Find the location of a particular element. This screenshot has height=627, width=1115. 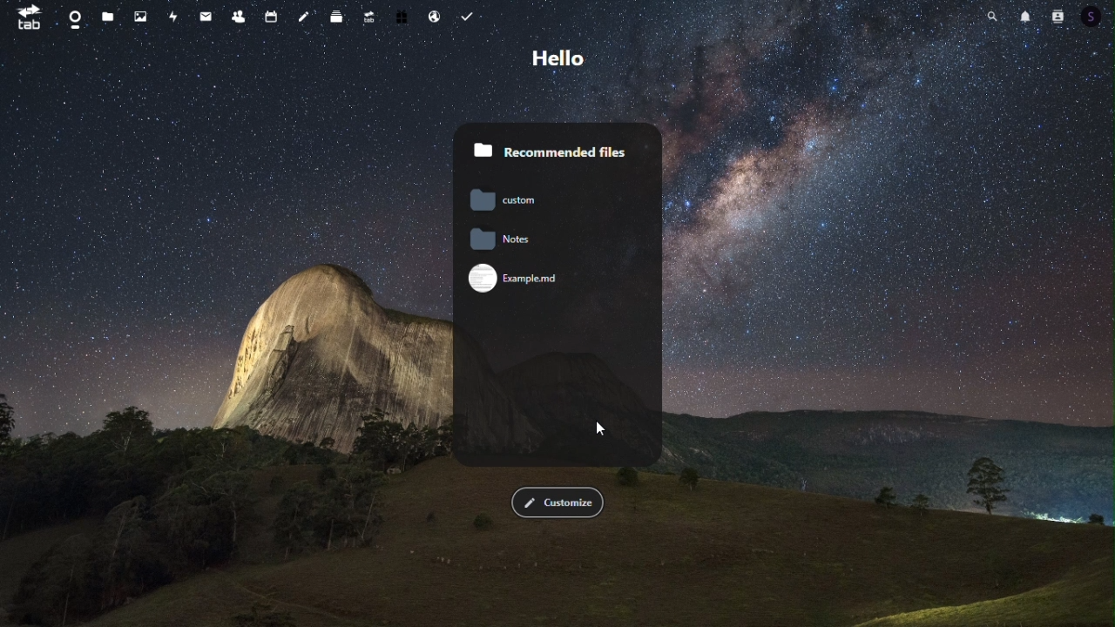

photos is located at coordinates (136, 17).